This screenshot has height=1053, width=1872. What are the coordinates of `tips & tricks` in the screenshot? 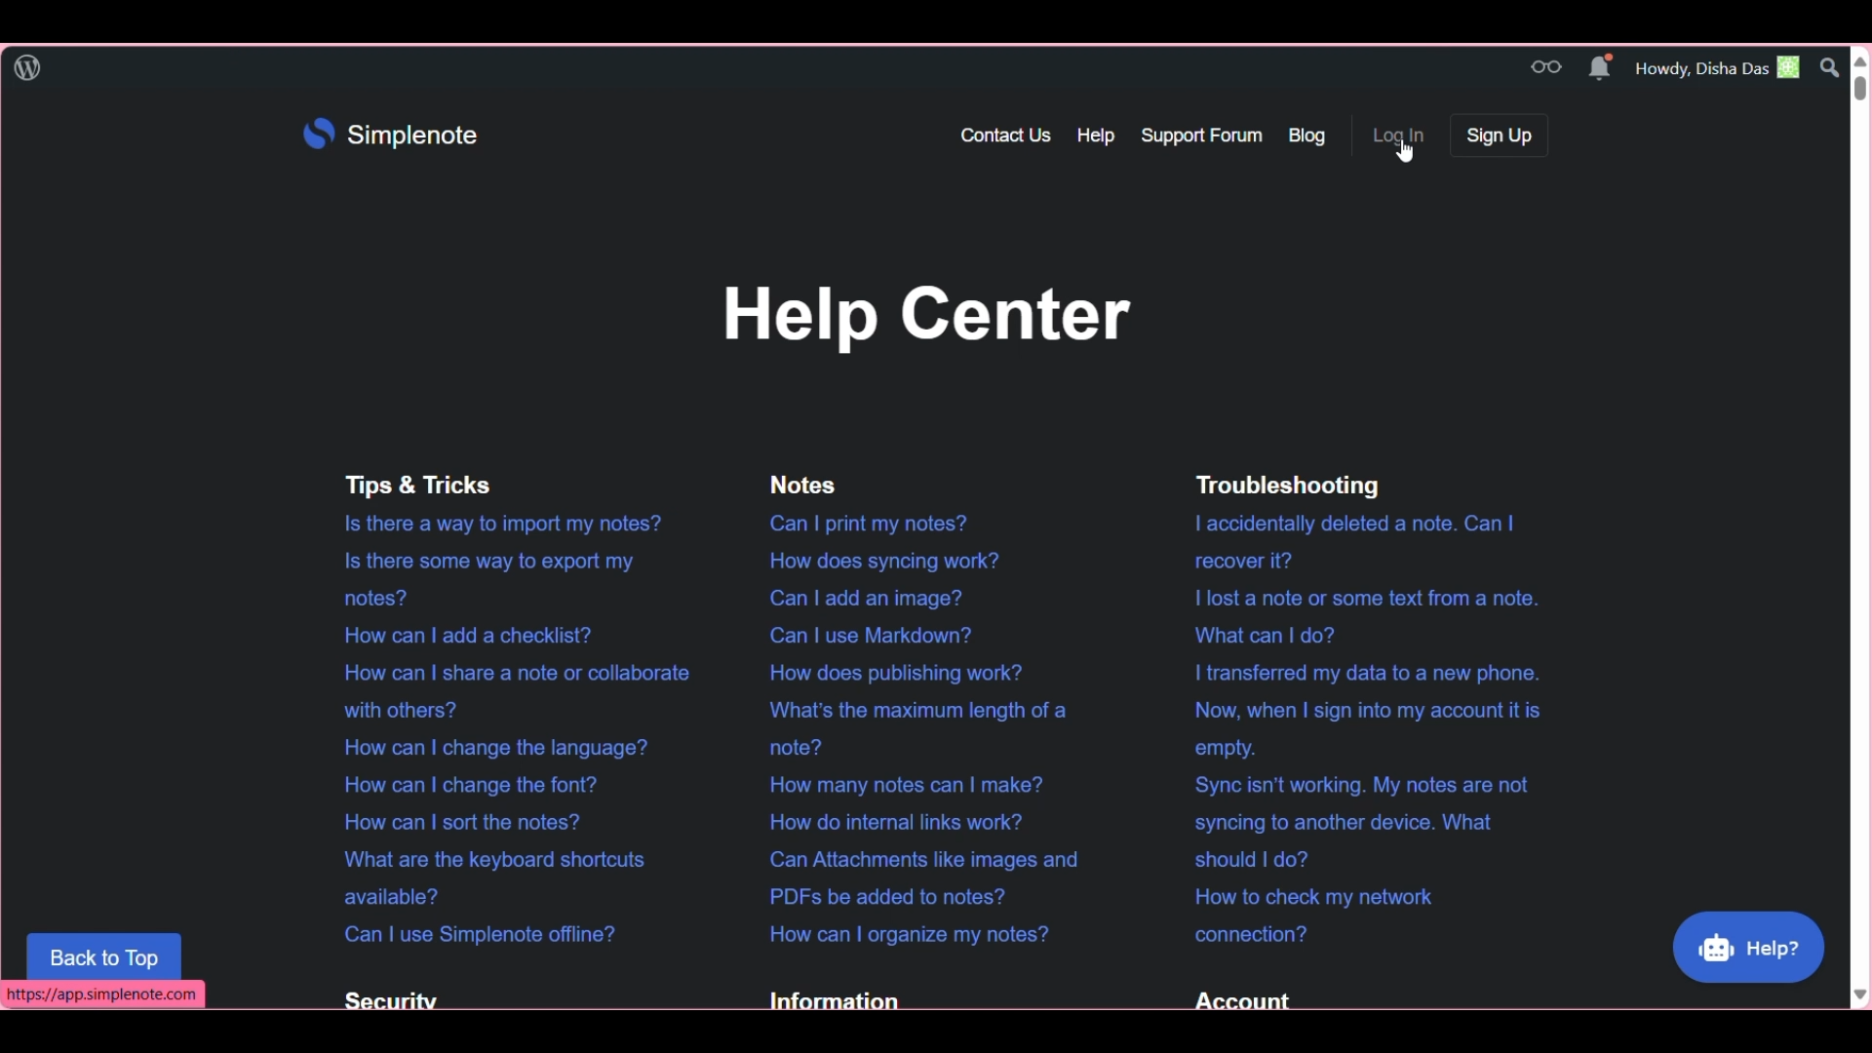 It's located at (427, 483).